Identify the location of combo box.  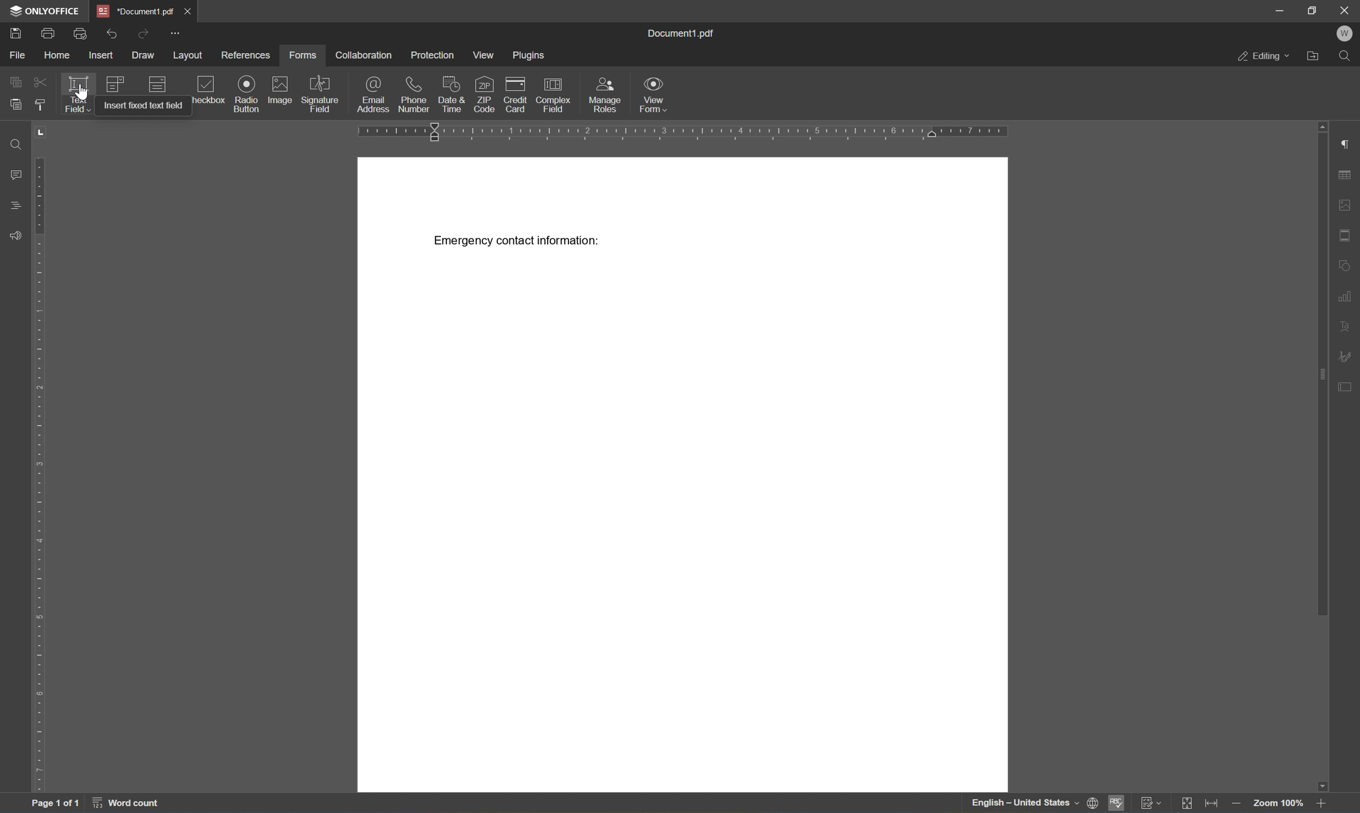
(114, 83).